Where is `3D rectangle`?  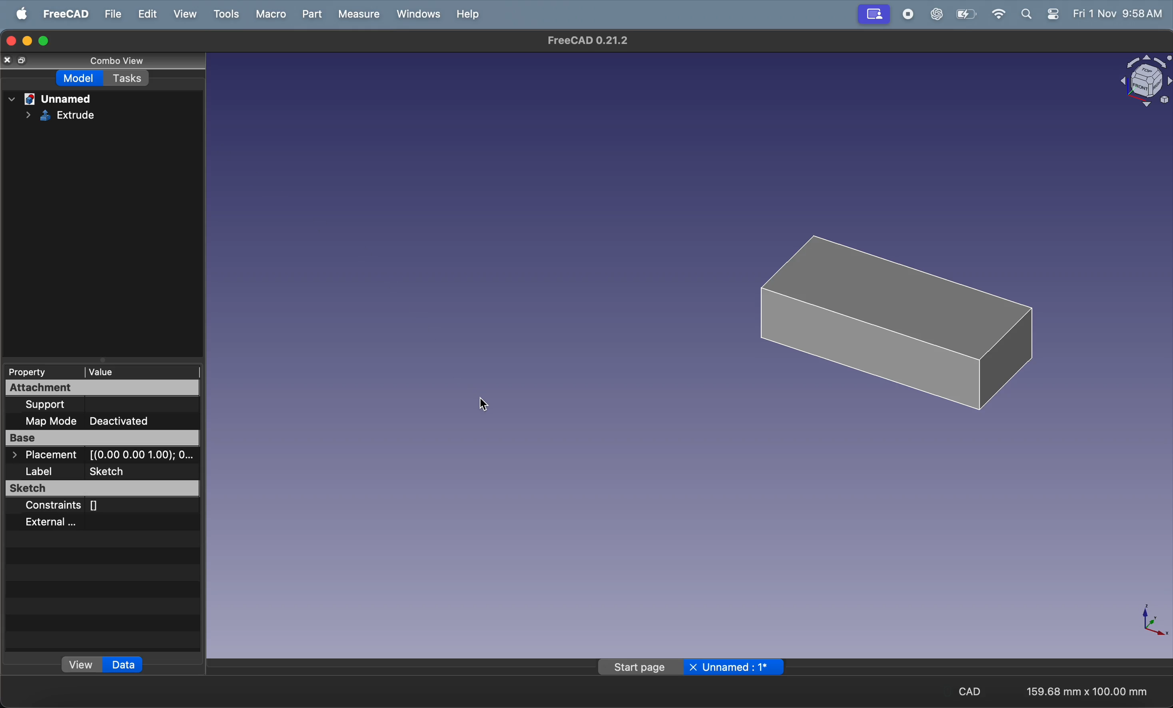 3D rectangle is located at coordinates (886, 322).